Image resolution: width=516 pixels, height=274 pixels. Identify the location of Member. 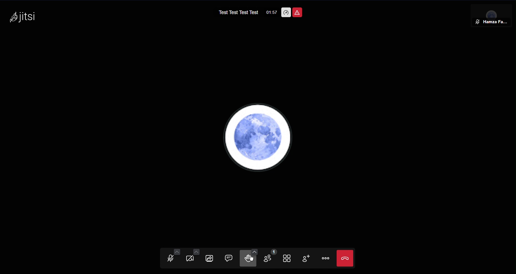
(491, 17).